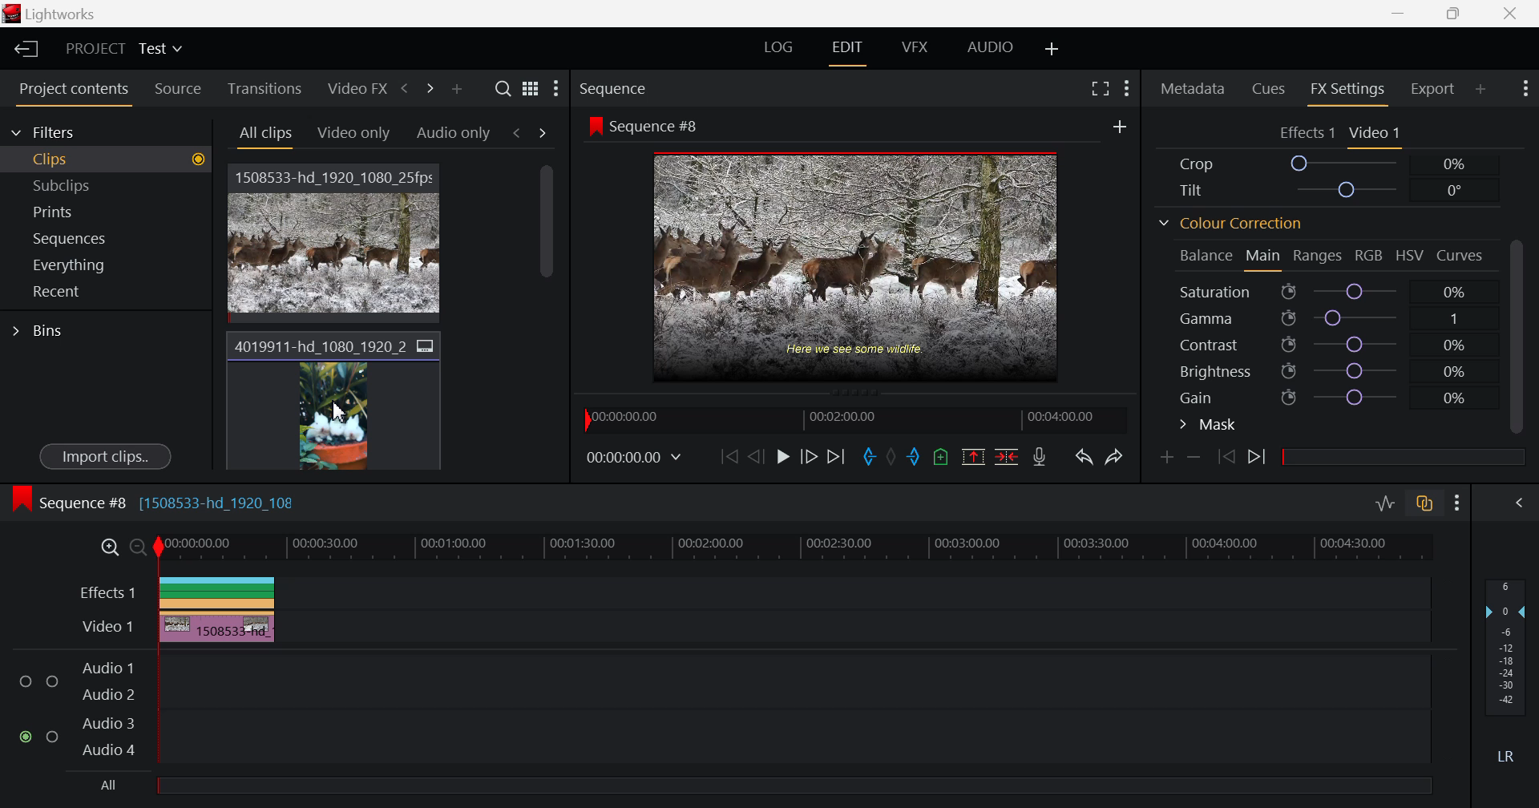 The image size is (1539, 808). I want to click on Full Screen, so click(1101, 87).